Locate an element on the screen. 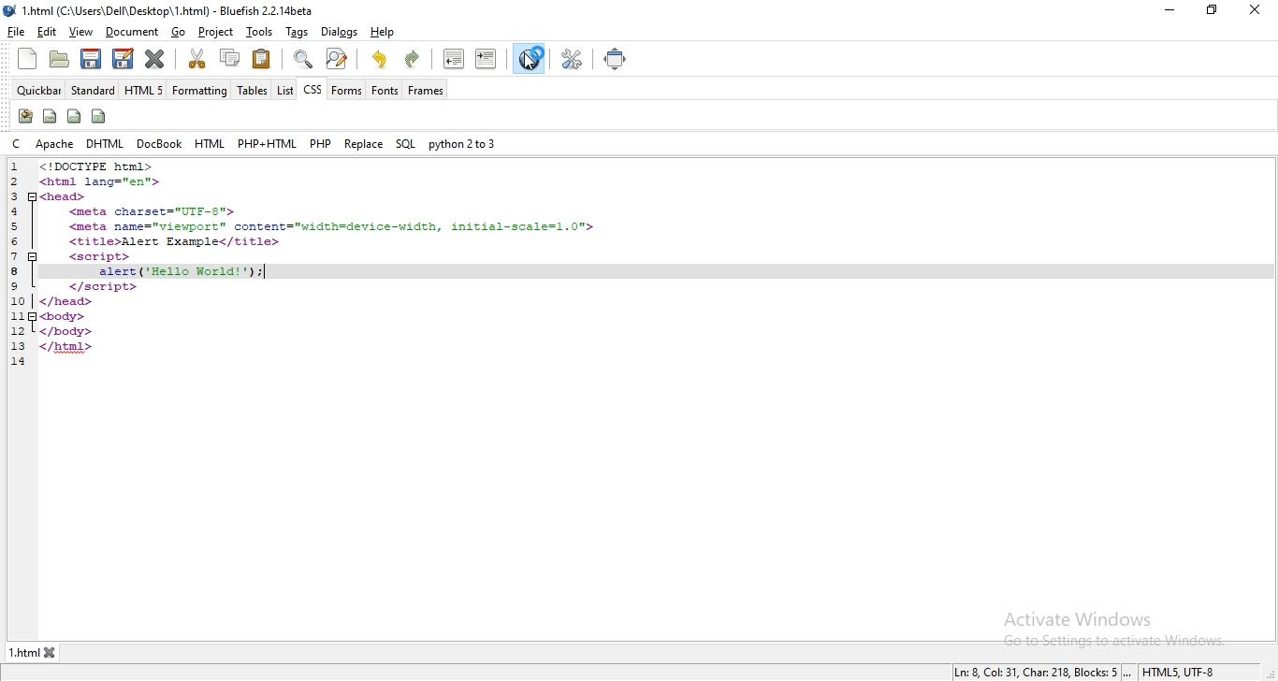 This screenshot has height=681, width=1278. </html> is located at coordinates (68, 346).